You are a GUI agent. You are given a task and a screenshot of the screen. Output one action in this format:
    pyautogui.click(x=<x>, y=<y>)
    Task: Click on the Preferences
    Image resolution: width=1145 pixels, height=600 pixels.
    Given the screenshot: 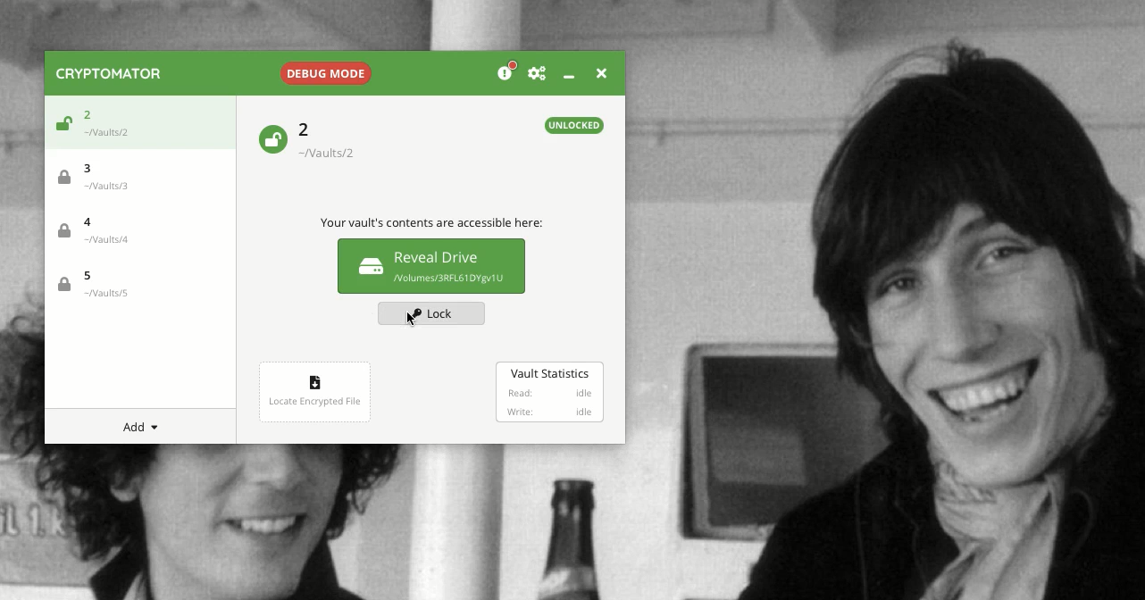 What is the action you would take?
    pyautogui.click(x=537, y=74)
    